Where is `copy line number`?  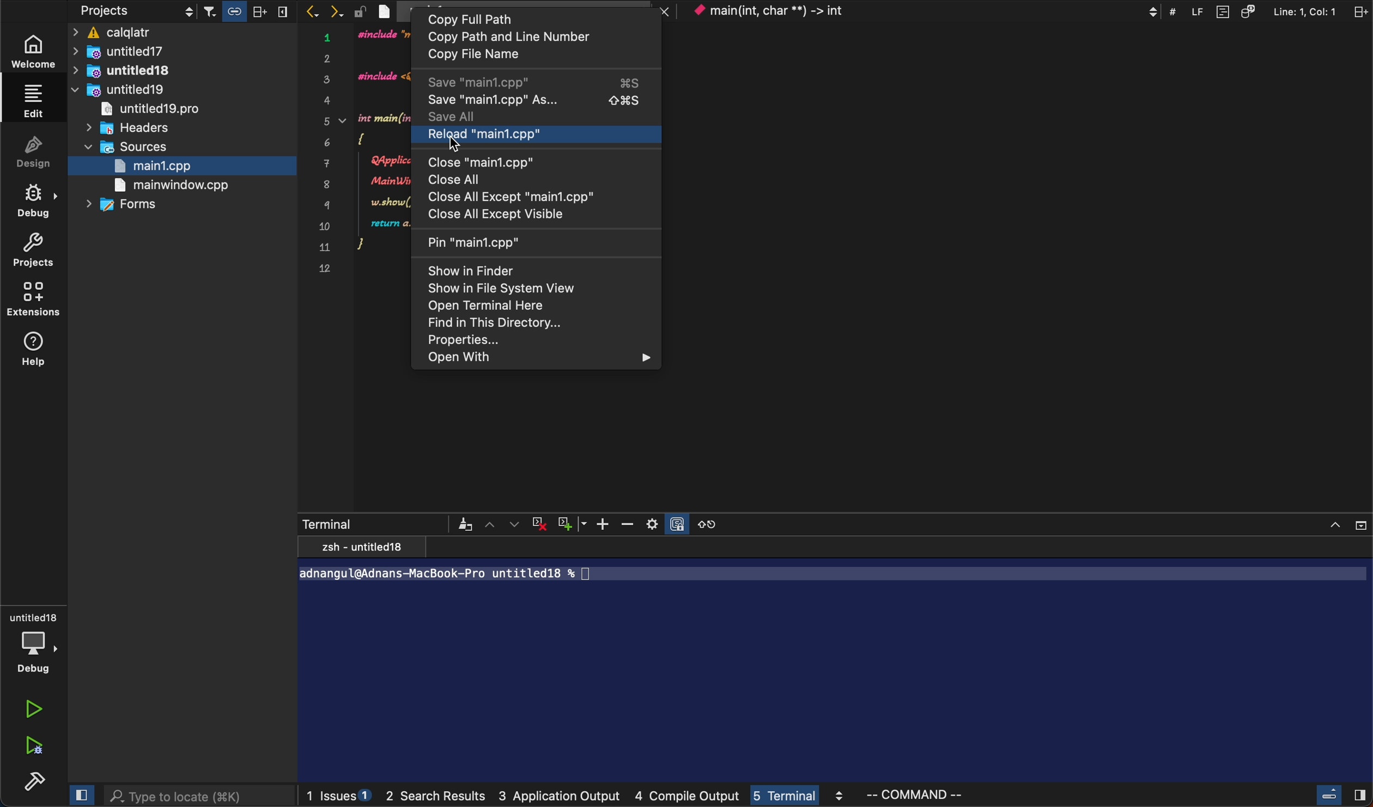
copy line number is located at coordinates (536, 38).